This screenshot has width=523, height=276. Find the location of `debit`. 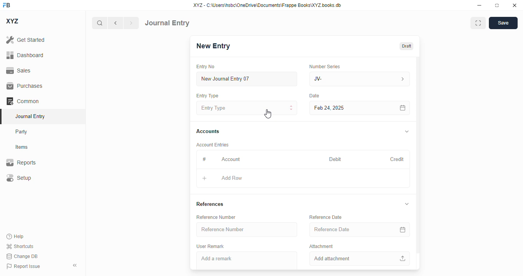

debit is located at coordinates (336, 159).